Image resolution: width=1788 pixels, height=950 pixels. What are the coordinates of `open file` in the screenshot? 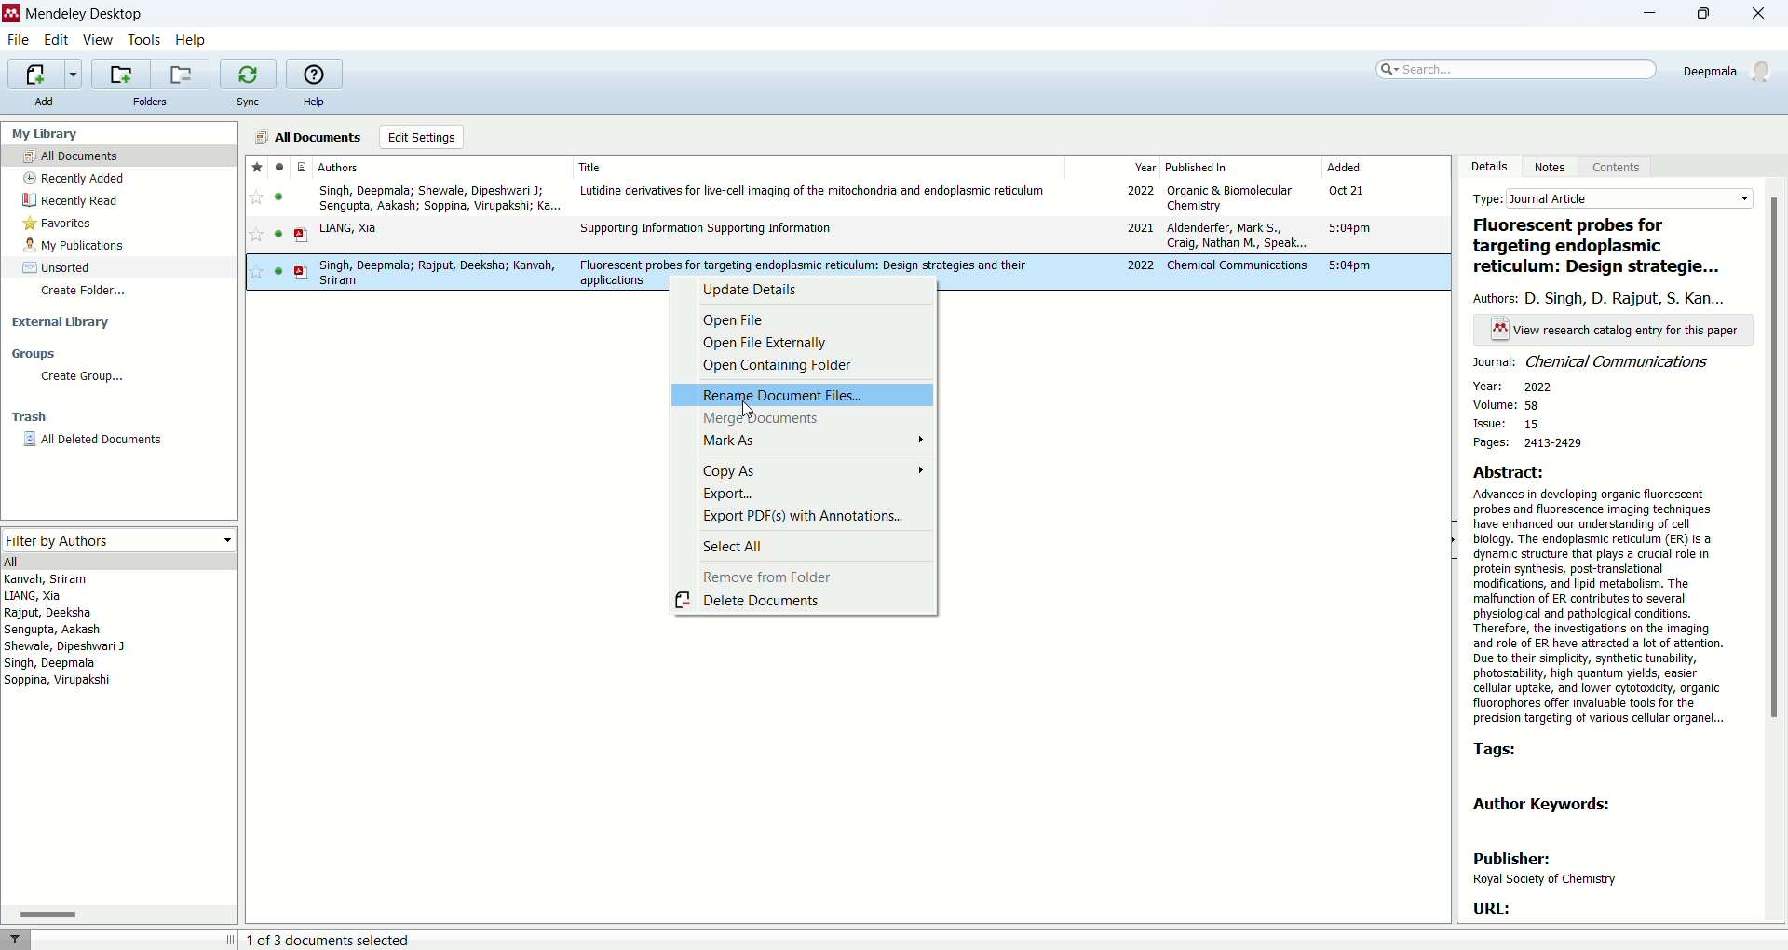 It's located at (806, 321).